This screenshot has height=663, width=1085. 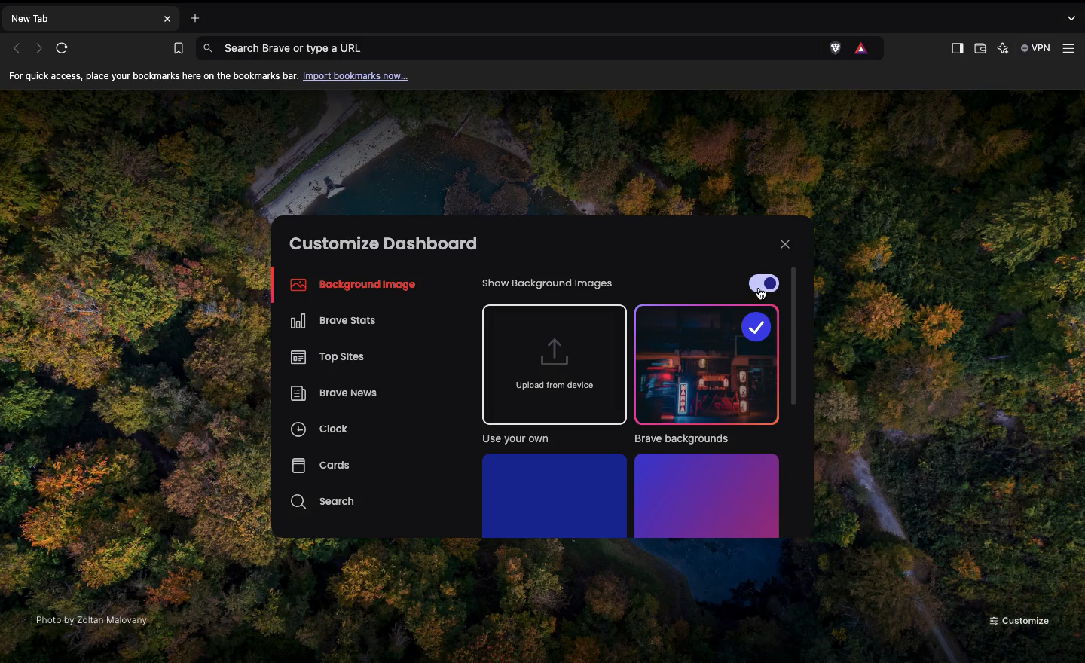 I want to click on search tabs, so click(x=1071, y=18).